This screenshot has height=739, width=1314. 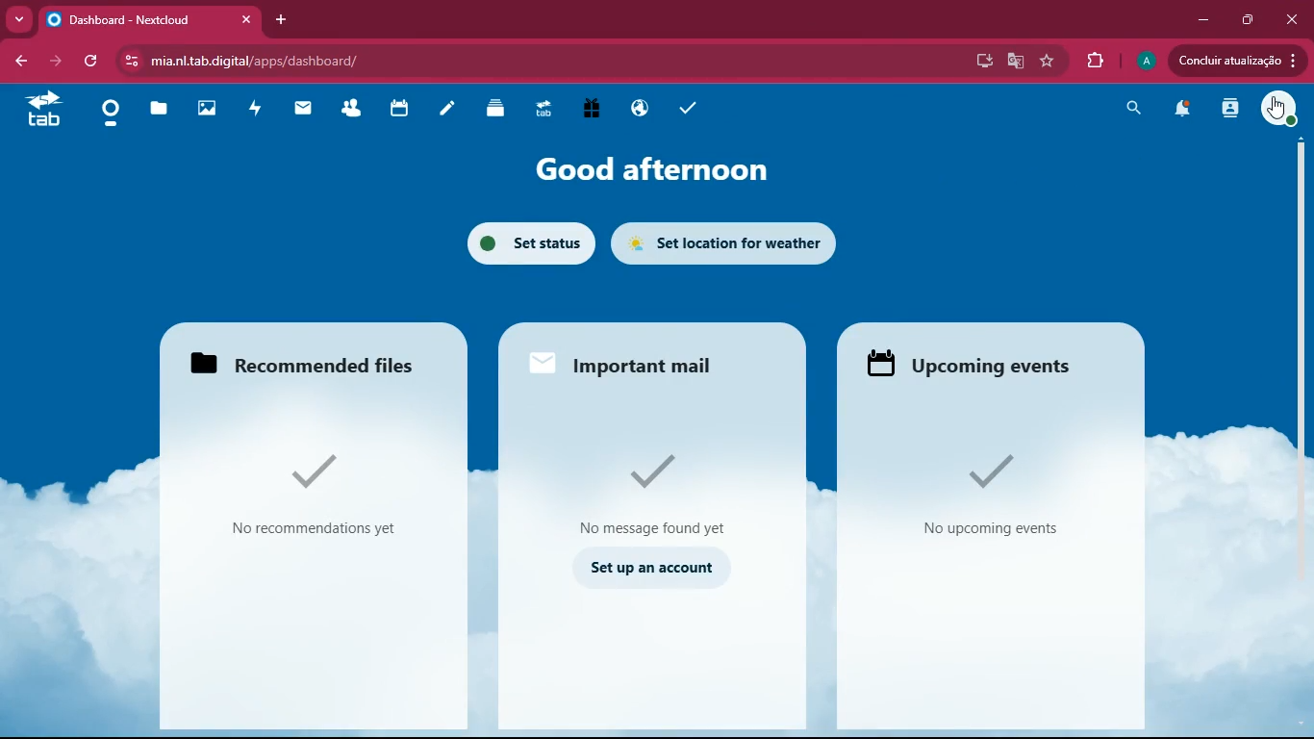 I want to click on more, so click(x=19, y=18).